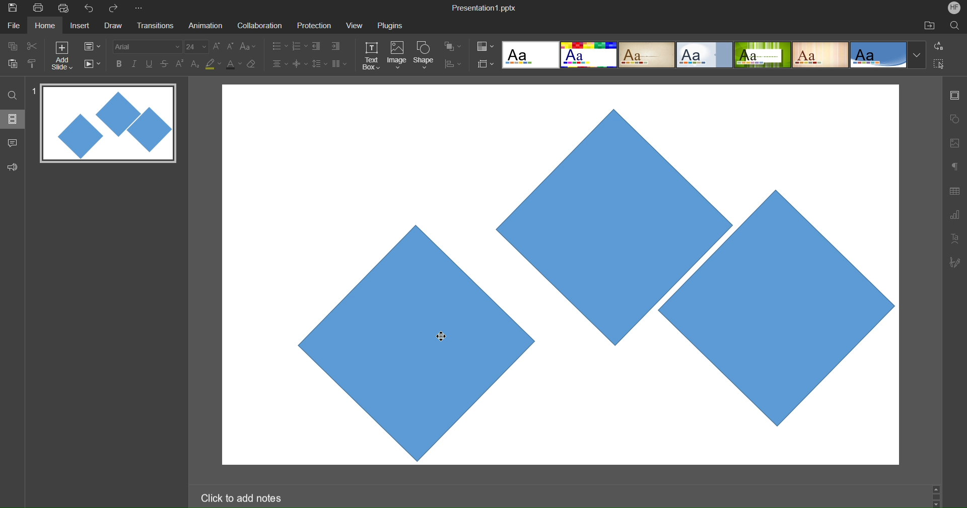 The width and height of the screenshot is (967, 508). Describe the element at coordinates (117, 9) in the screenshot. I see `Redo` at that location.